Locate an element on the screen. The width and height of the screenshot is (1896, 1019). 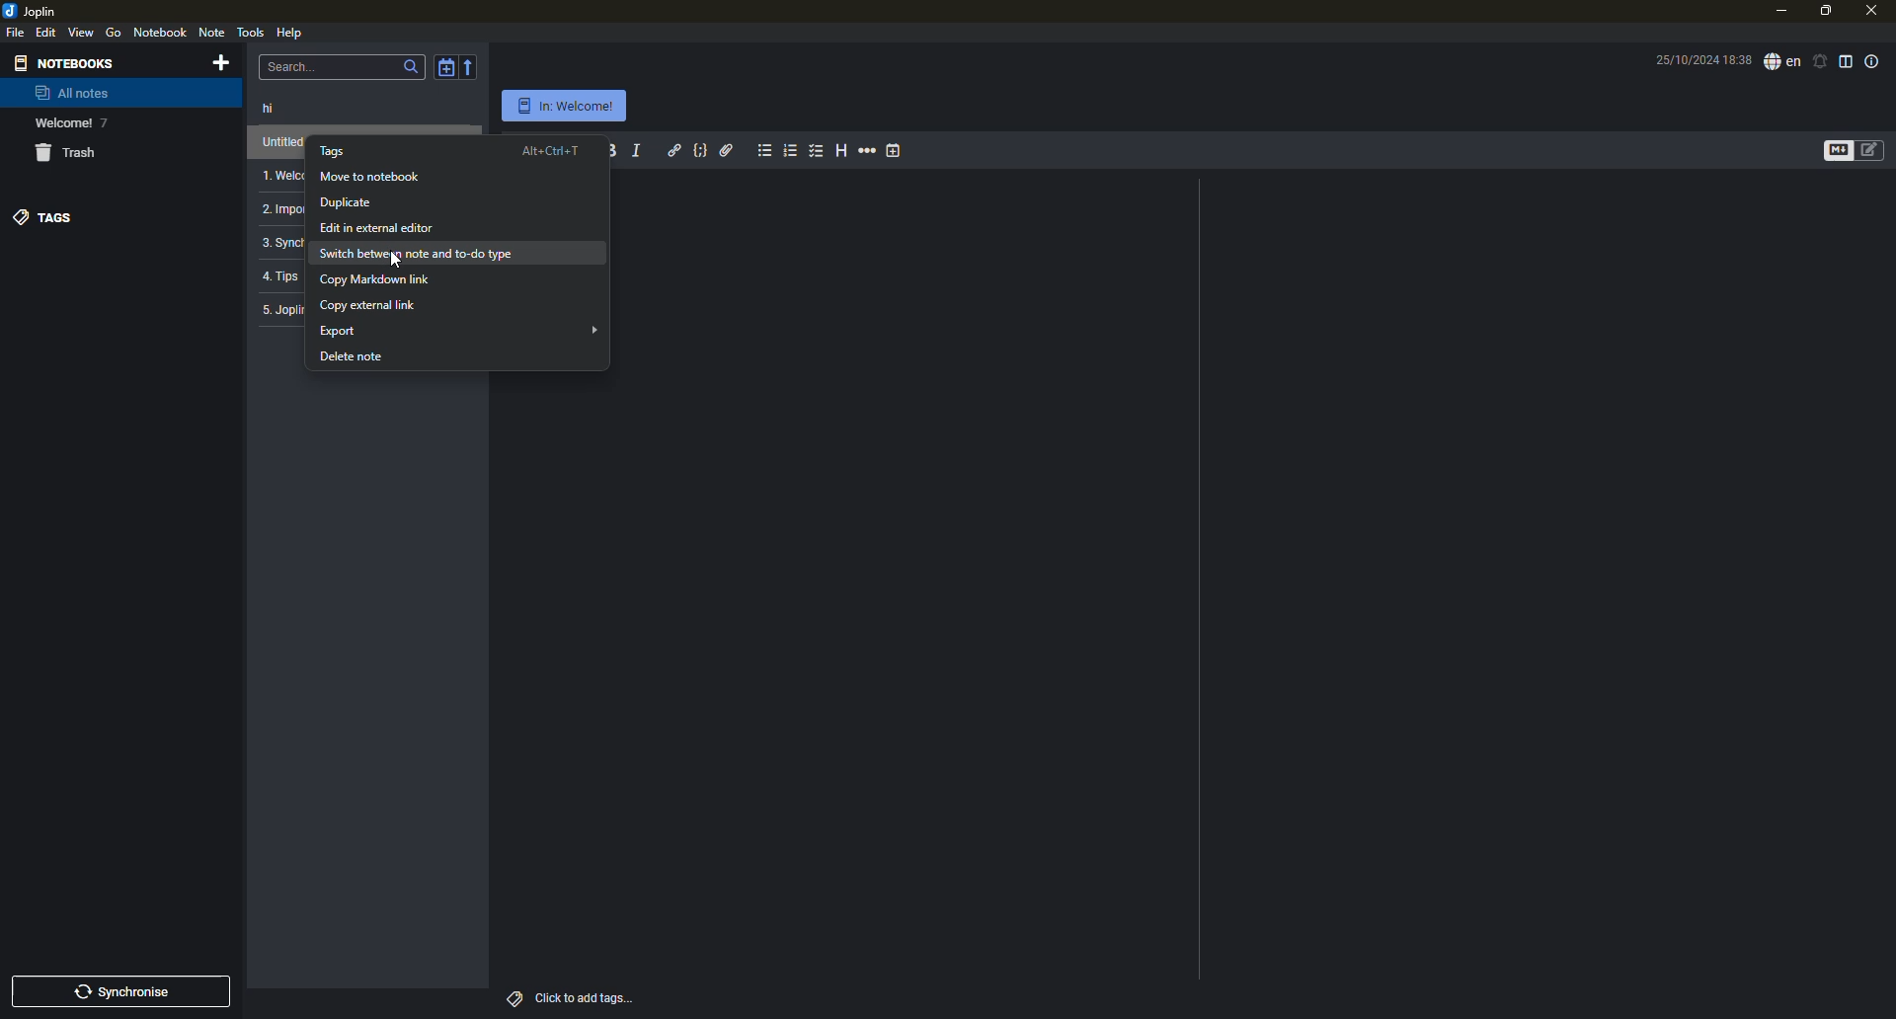
welcome! is located at coordinates (62, 123).